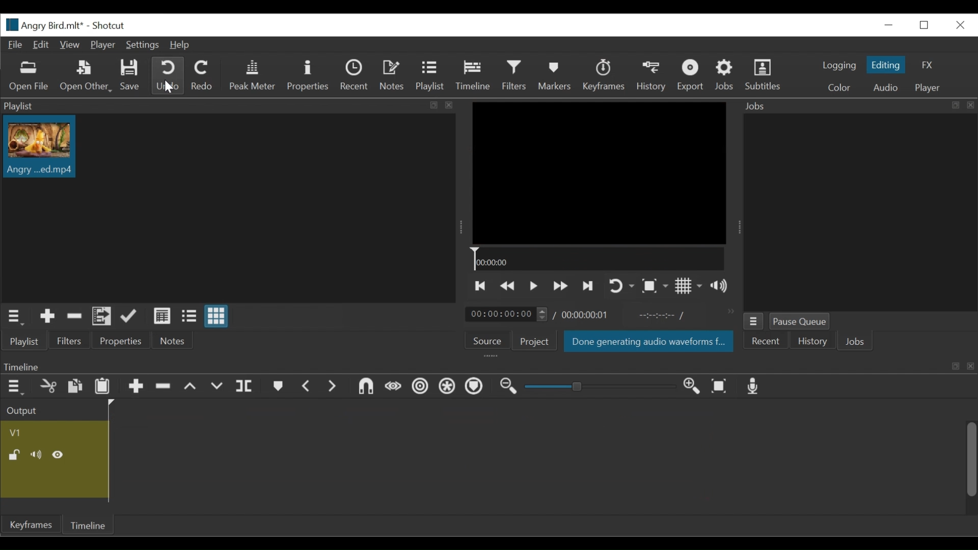 This screenshot has width=978, height=550. What do you see at coordinates (589, 285) in the screenshot?
I see `Skip to the next point` at bounding box center [589, 285].